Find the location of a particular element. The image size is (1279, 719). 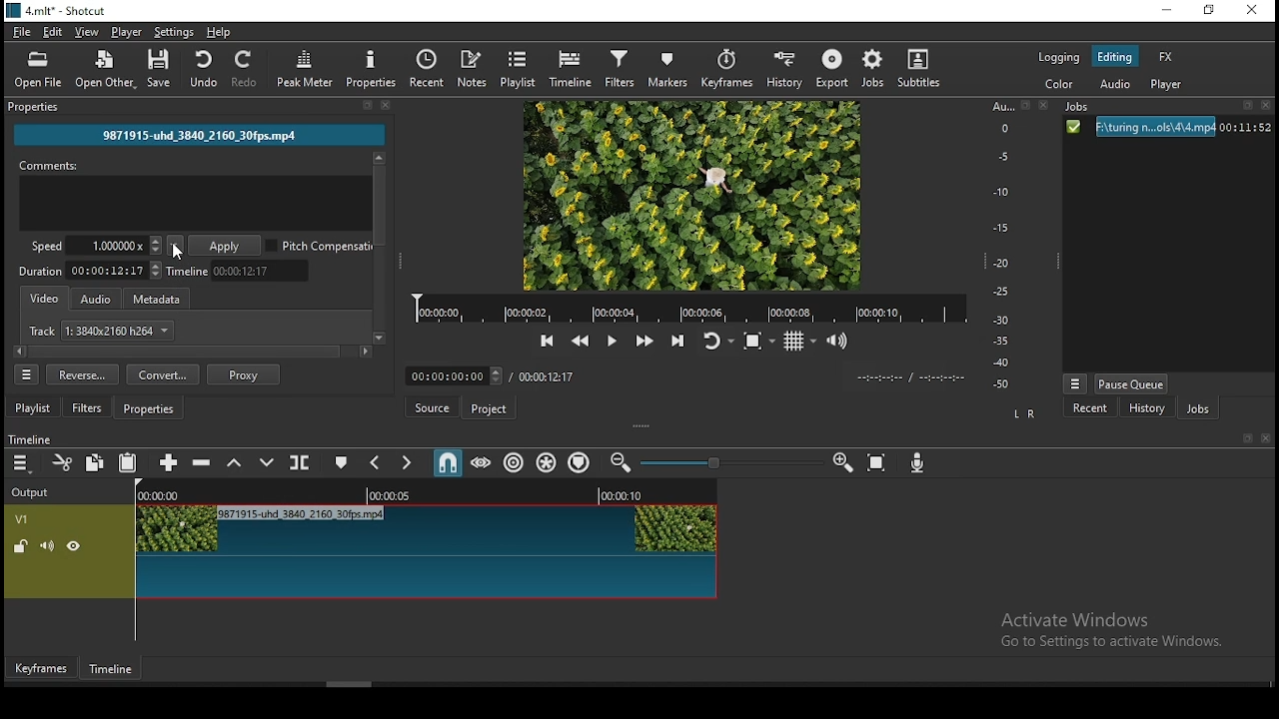

ripple all tracks is located at coordinates (547, 463).